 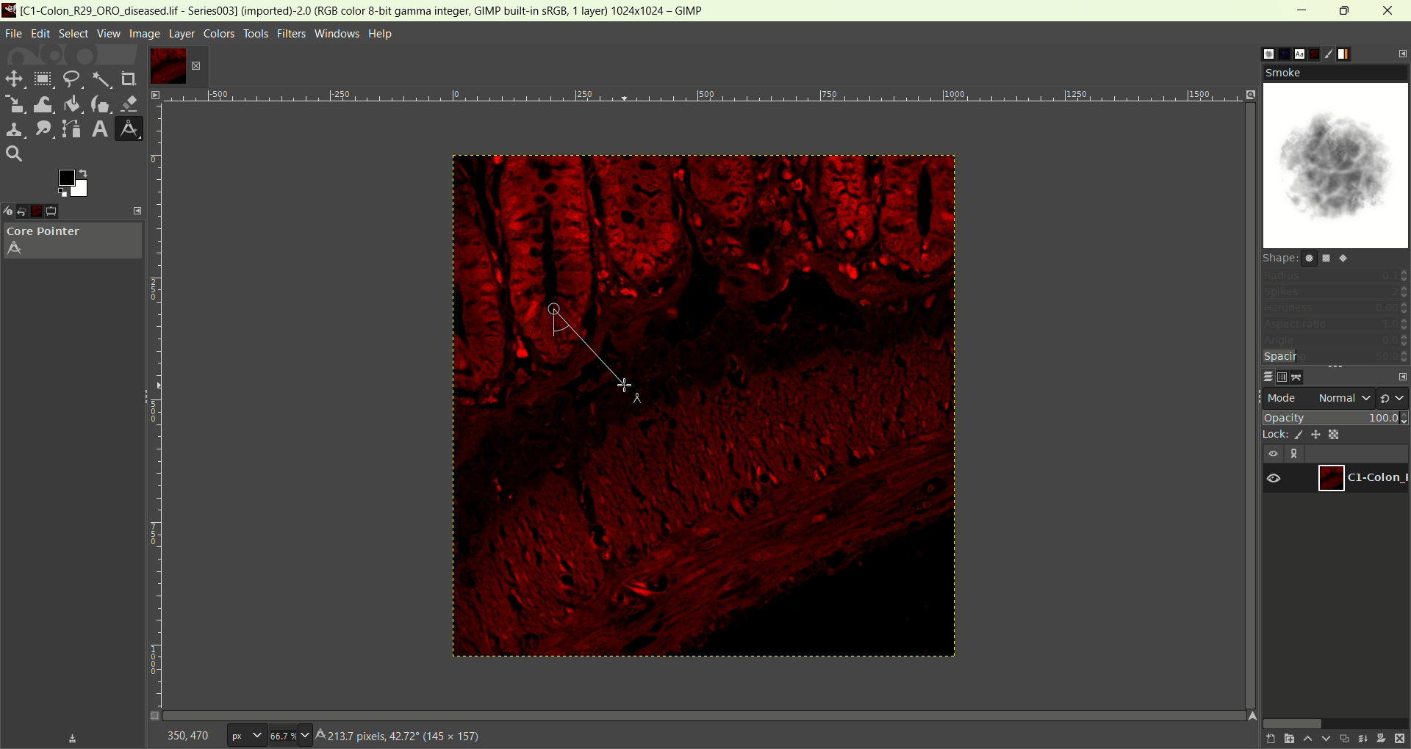 I want to click on maximize, so click(x=1345, y=10).